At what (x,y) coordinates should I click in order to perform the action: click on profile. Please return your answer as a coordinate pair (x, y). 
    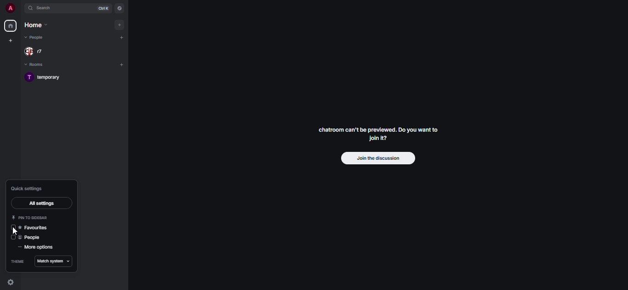
    Looking at the image, I should click on (10, 8).